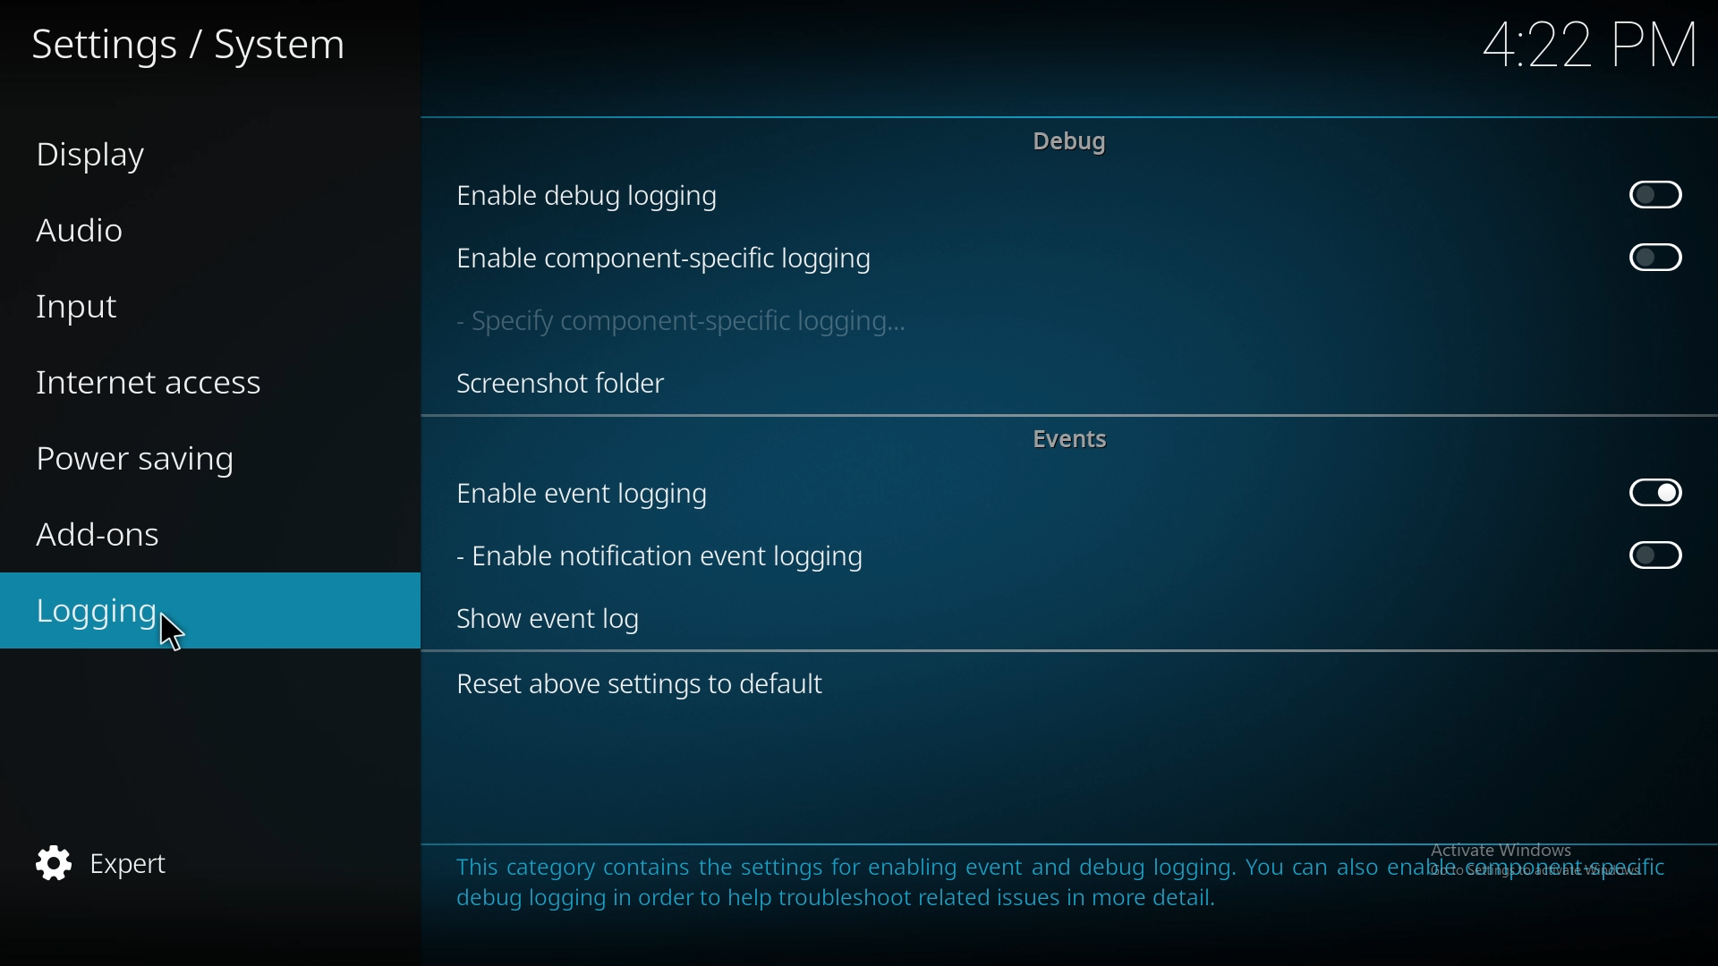  Describe the element at coordinates (180, 152) in the screenshot. I see `display` at that location.